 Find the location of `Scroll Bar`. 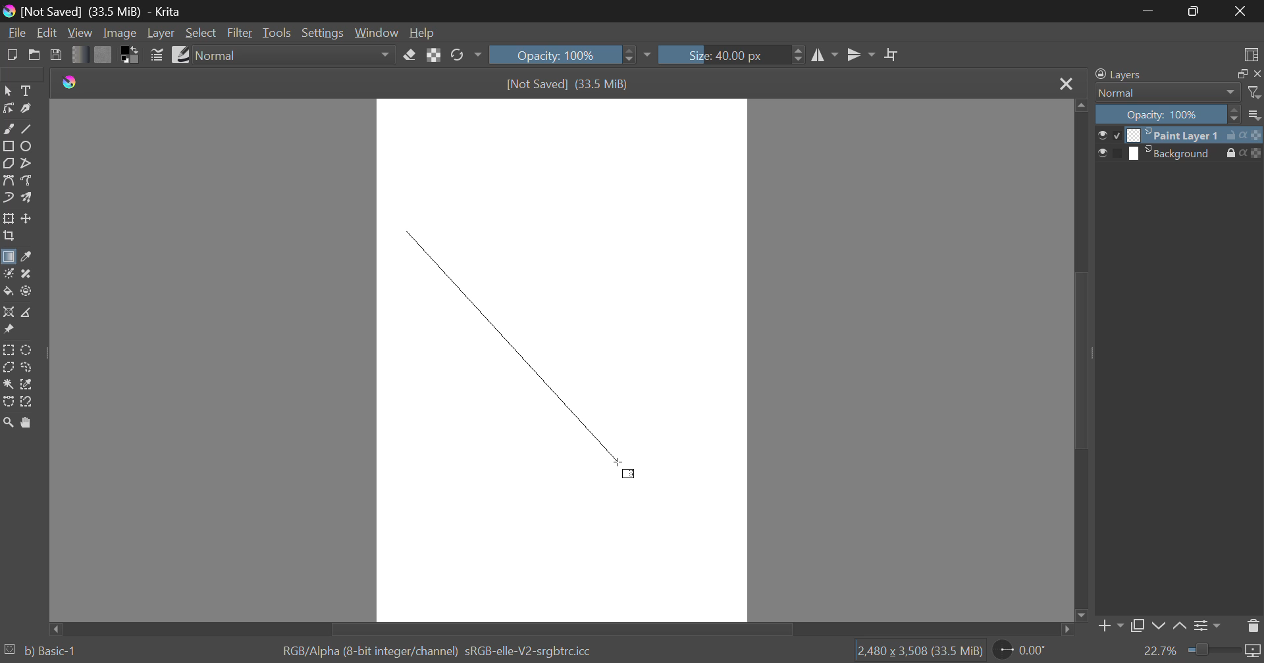

Scroll Bar is located at coordinates (1079, 362).